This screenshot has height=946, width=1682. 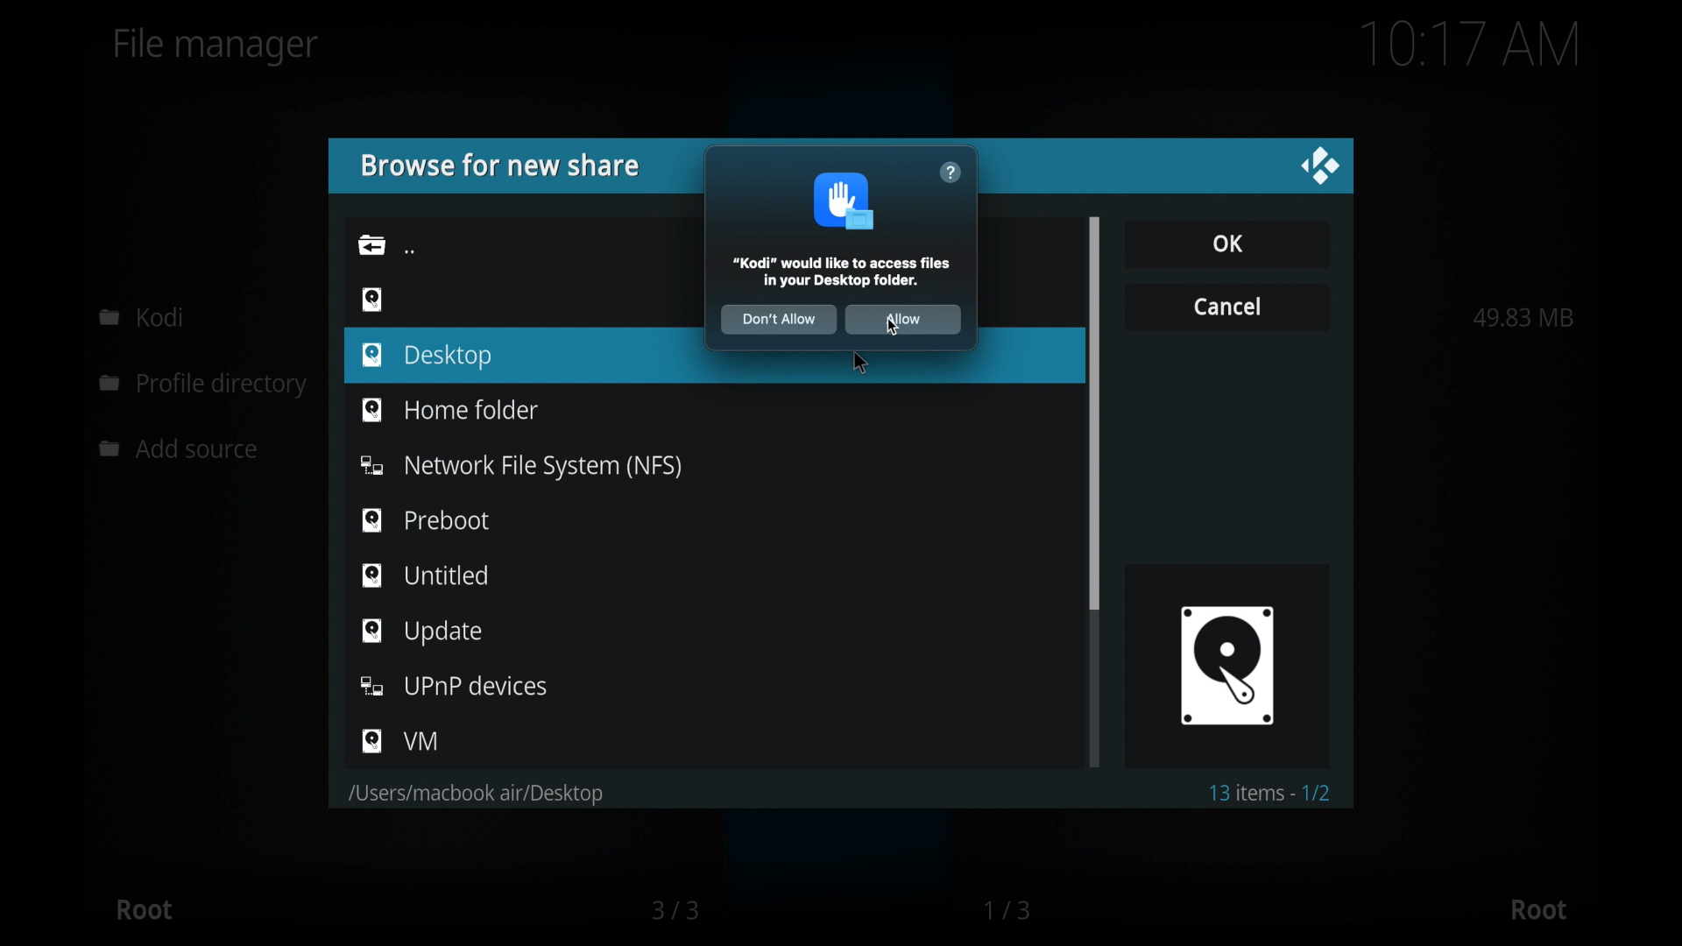 What do you see at coordinates (858, 363) in the screenshot?
I see `cursor` at bounding box center [858, 363].